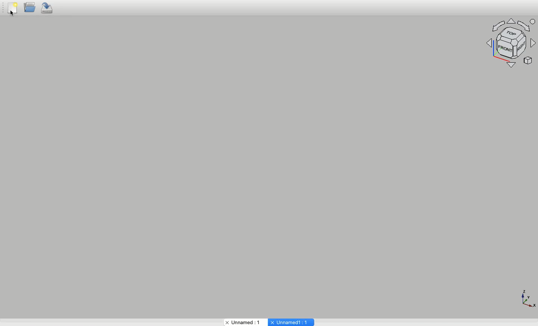  What do you see at coordinates (290, 321) in the screenshot?
I see `New document created` at bounding box center [290, 321].